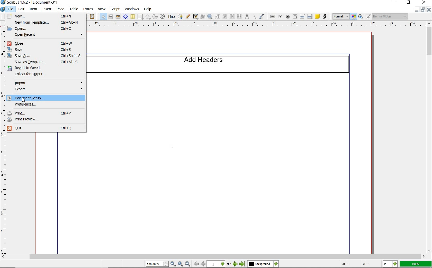 This screenshot has height=268, width=432. What do you see at coordinates (46, 56) in the screenshot?
I see `save as` at bounding box center [46, 56].